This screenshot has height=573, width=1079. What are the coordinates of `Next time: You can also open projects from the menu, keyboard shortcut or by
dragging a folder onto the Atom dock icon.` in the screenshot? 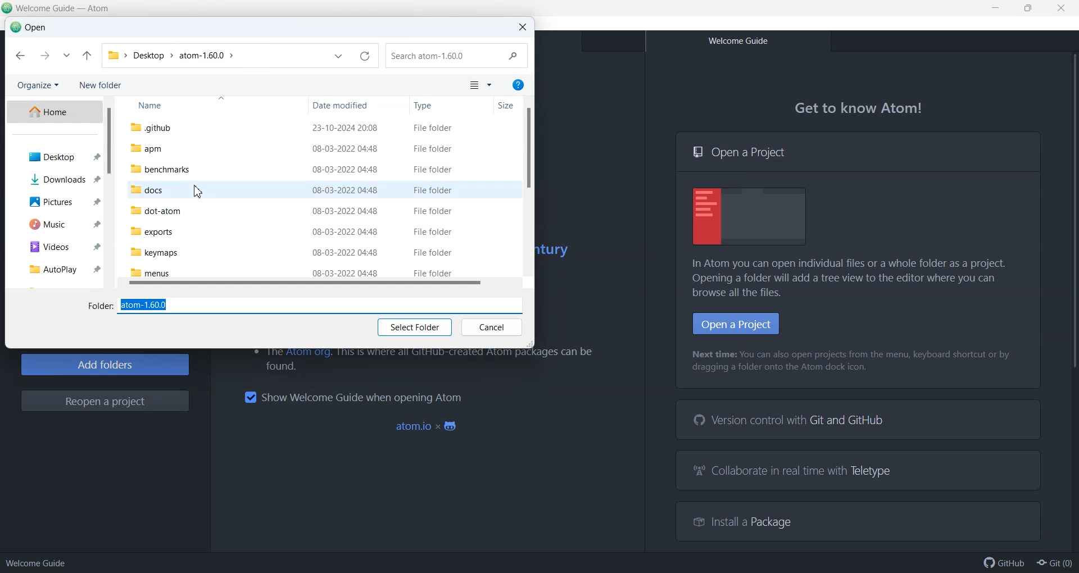 It's located at (853, 362).